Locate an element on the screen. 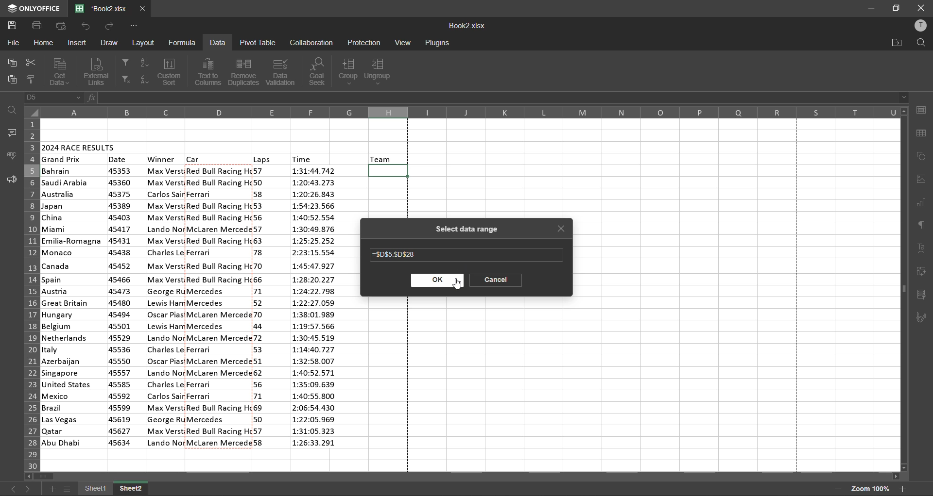  add sheet is located at coordinates (52, 489).